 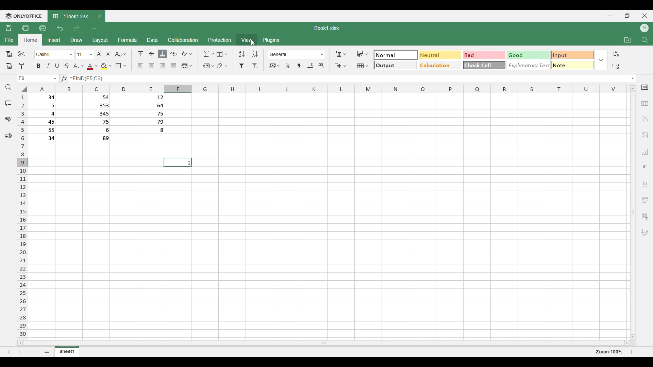 I want to click on Indicates columns, so click(x=330, y=89).